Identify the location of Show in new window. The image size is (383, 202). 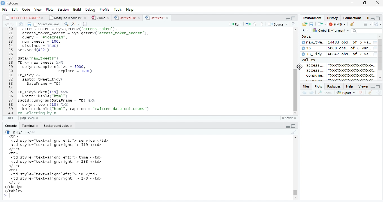
(320, 24).